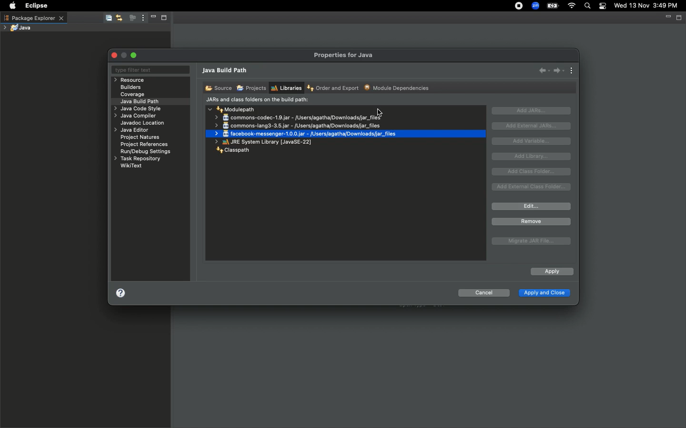 This screenshot has height=428, width=686. What do you see at coordinates (33, 18) in the screenshot?
I see `Package explorer` at bounding box center [33, 18].